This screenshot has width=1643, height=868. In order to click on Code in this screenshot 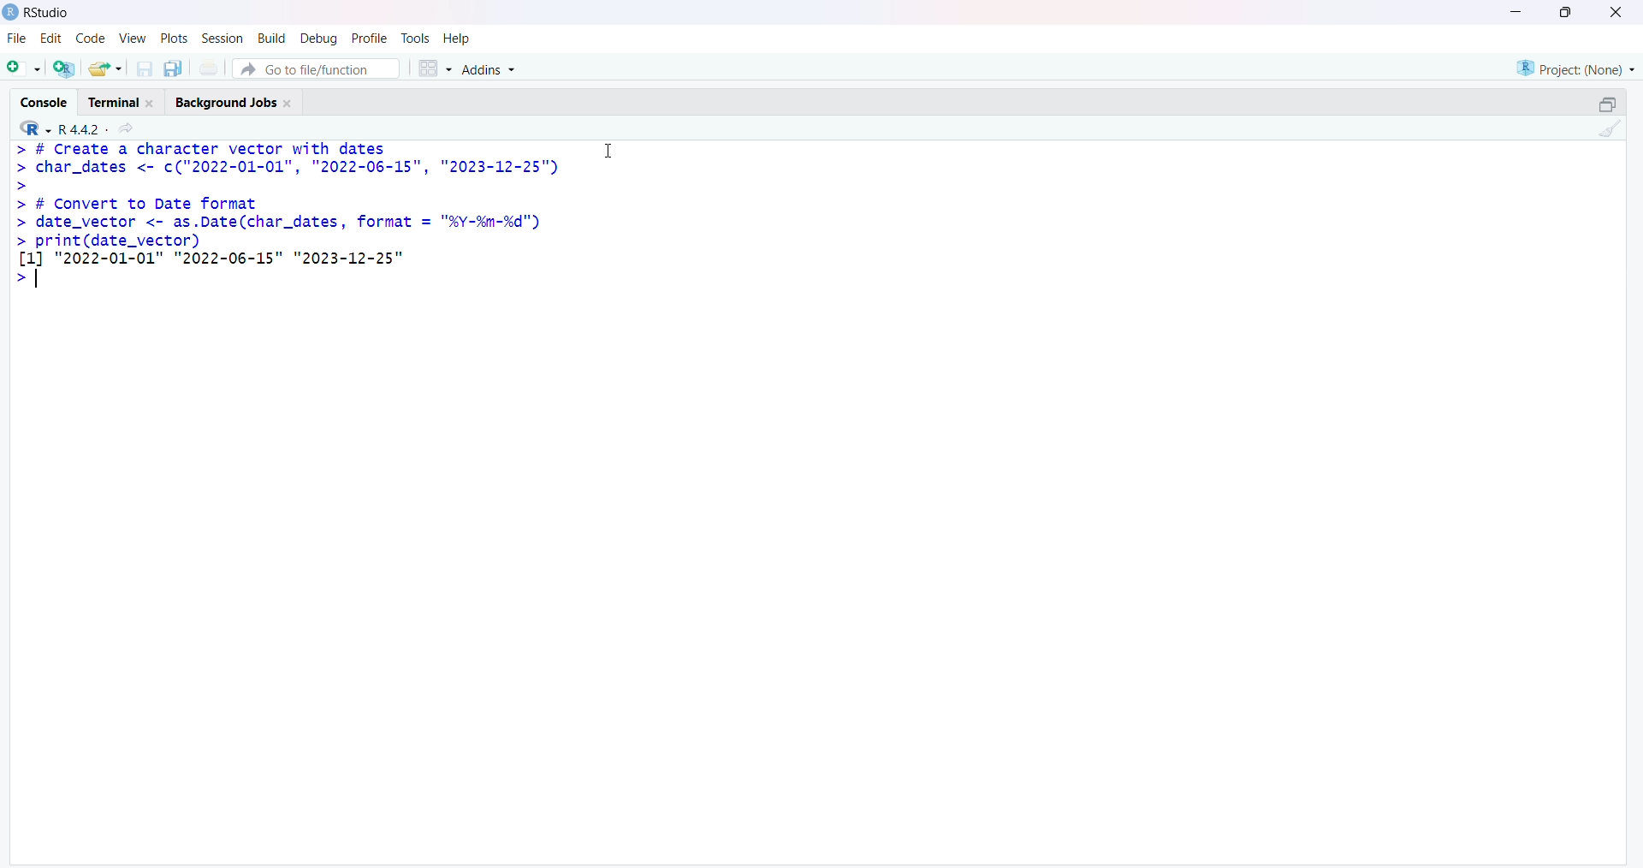, I will do `click(87, 41)`.